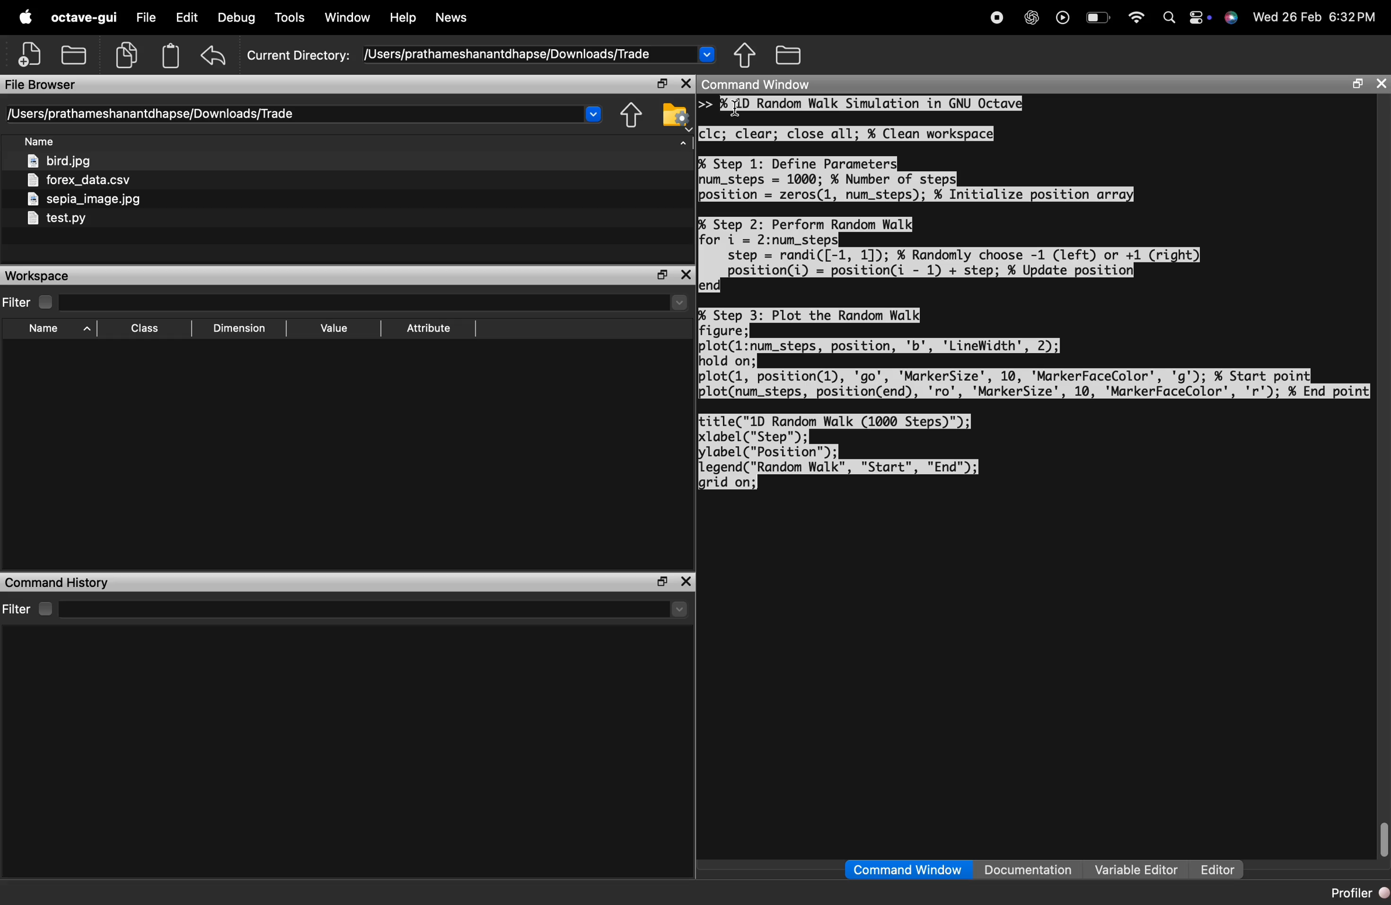  I want to click on select directory, so click(378, 609).